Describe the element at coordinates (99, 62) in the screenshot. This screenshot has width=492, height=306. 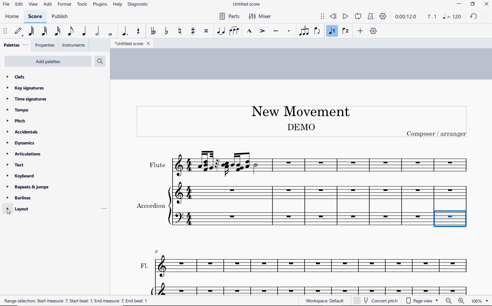
I see `search palettes` at that location.